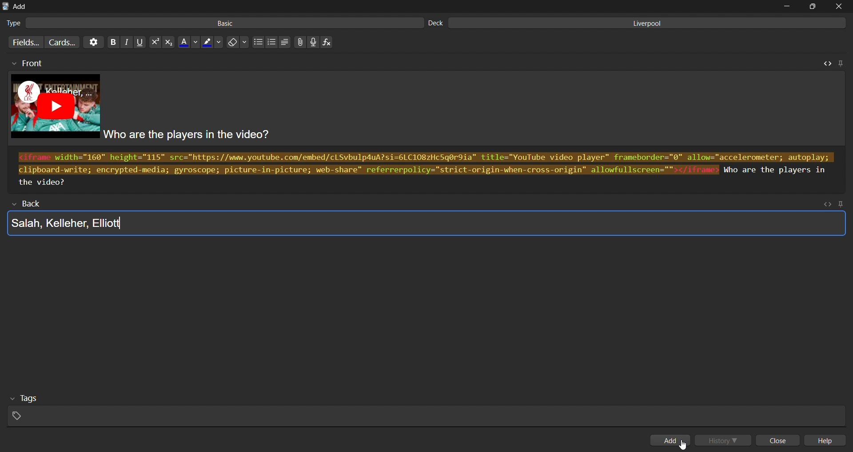  Describe the element at coordinates (92, 42) in the screenshot. I see `options` at that location.